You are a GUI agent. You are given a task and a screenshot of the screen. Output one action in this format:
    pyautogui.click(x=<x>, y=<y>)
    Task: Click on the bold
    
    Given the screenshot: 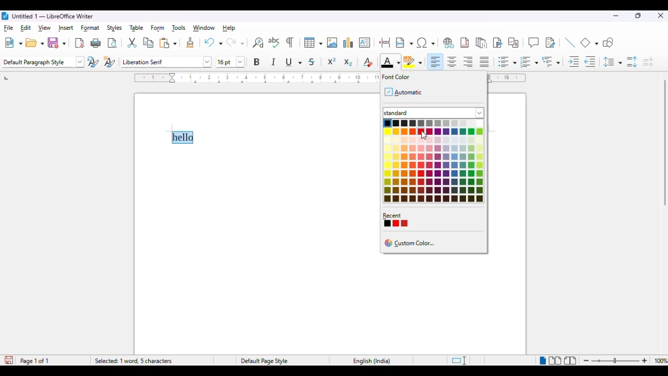 What is the action you would take?
    pyautogui.click(x=257, y=62)
    